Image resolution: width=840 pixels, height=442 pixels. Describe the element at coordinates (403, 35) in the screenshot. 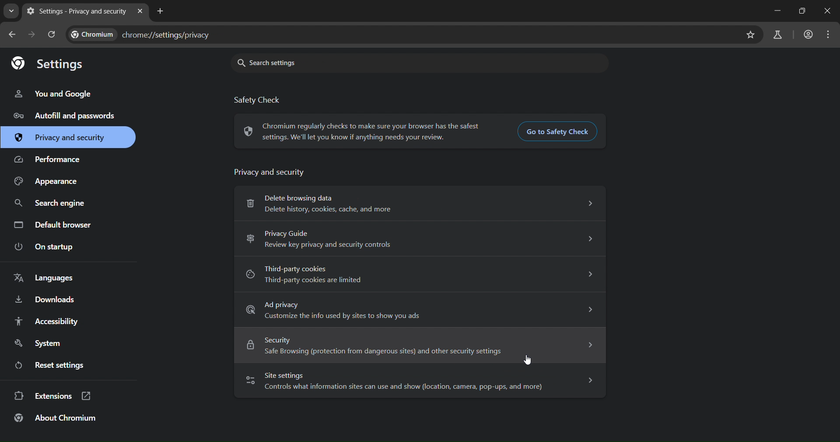

I see `chrome://settings/clearBrowserData` at that location.